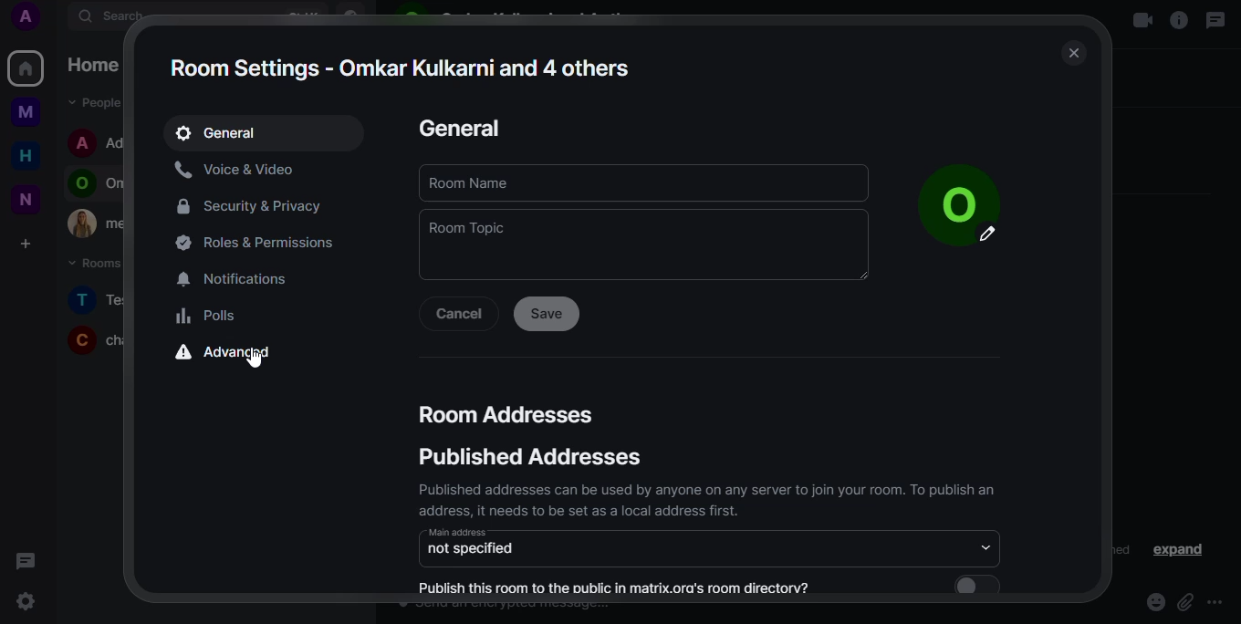 This screenshot has height=624, width=1241. What do you see at coordinates (33, 244) in the screenshot?
I see `add space` at bounding box center [33, 244].